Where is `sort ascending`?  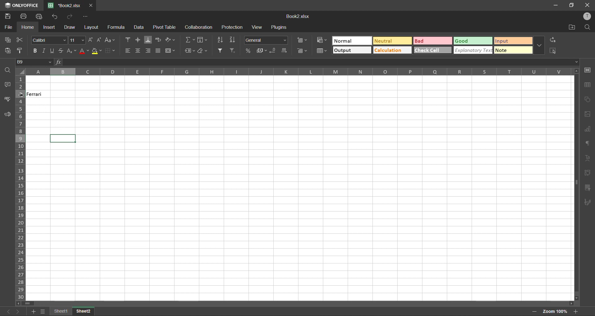 sort ascending is located at coordinates (221, 40).